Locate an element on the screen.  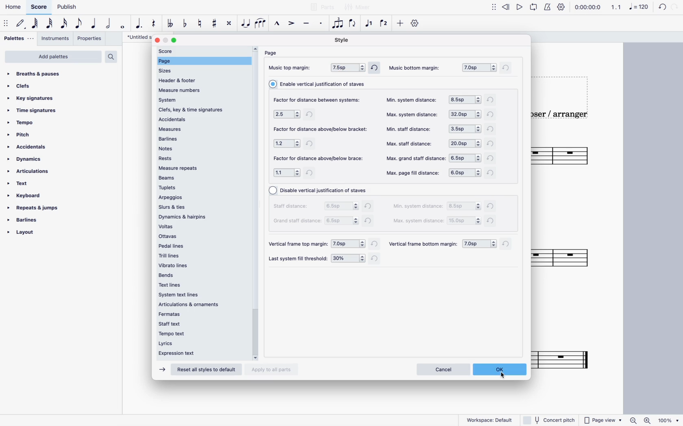
accidentals is located at coordinates (27, 147).